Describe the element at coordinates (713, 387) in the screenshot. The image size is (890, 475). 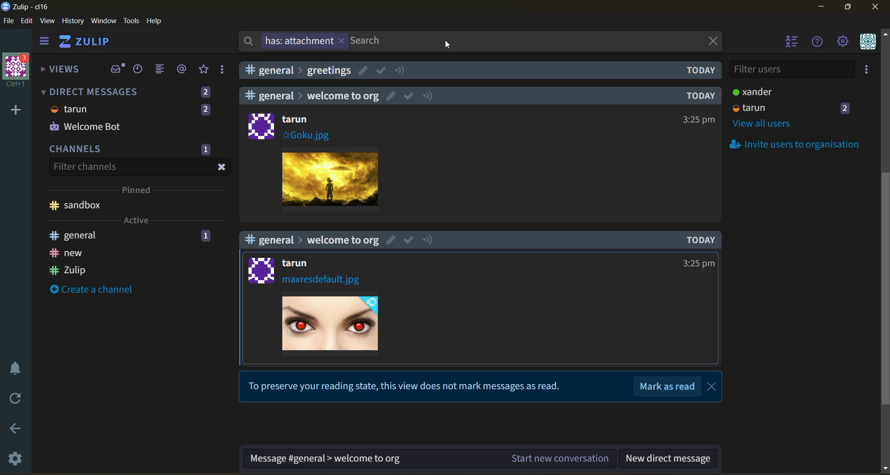
I see `close` at that location.